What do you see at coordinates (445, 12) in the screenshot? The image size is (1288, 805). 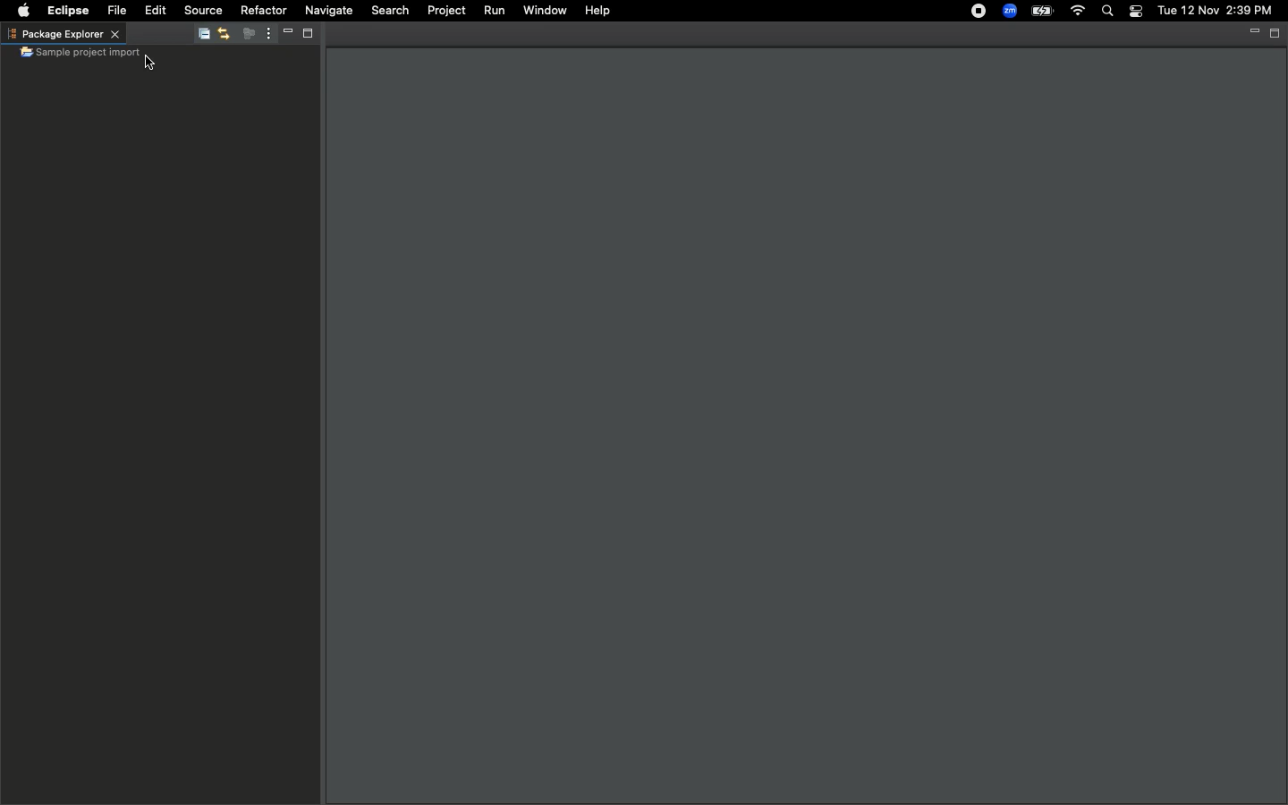 I see `Project` at bounding box center [445, 12].